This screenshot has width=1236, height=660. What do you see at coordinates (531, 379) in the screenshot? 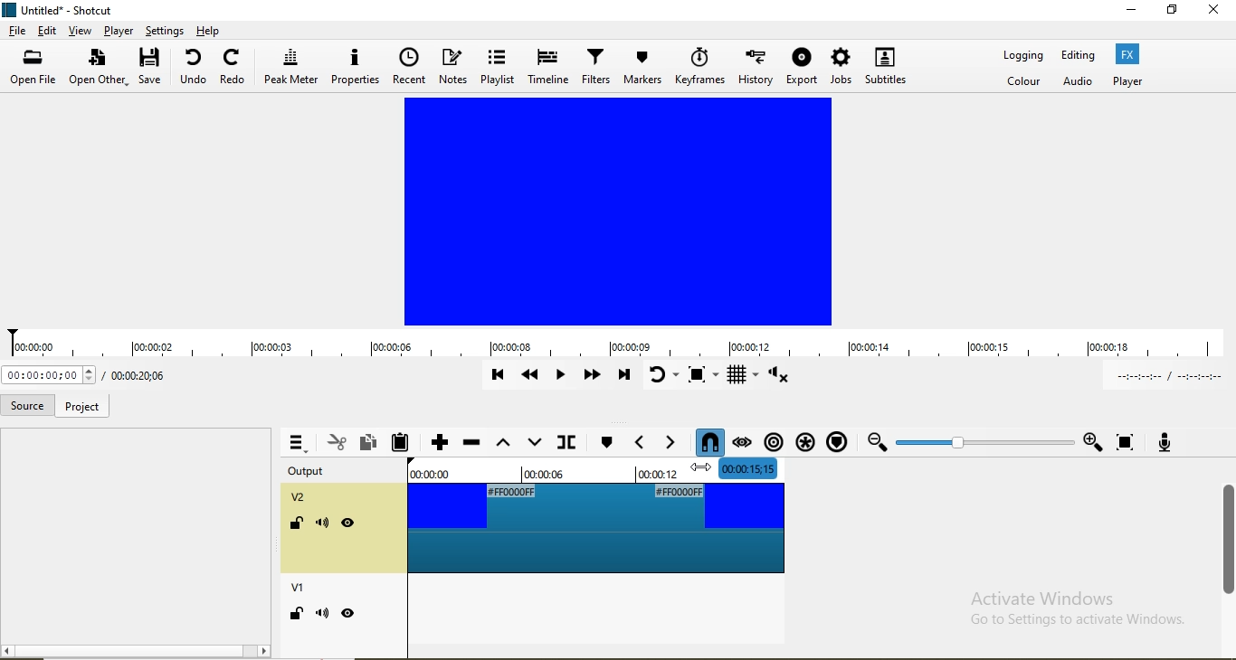
I see `Play quickly backwards` at bounding box center [531, 379].